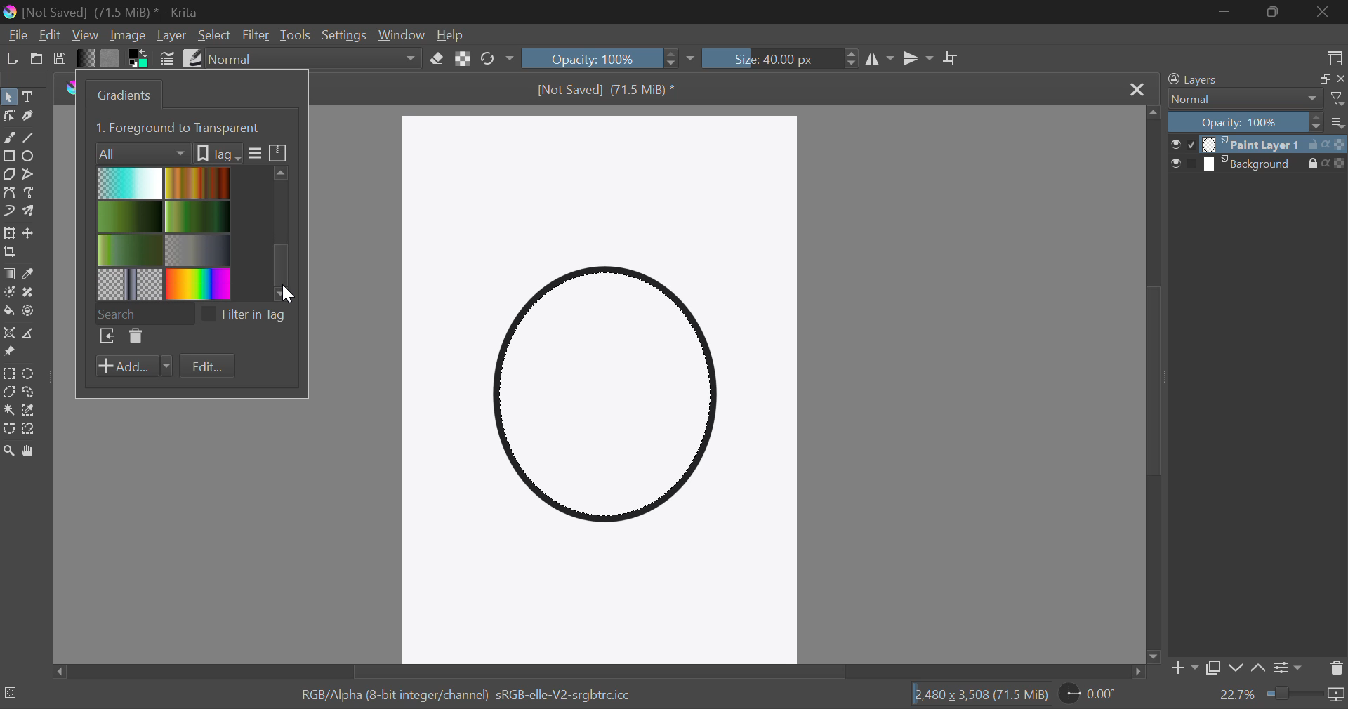 Image resolution: width=1348 pixels, height=709 pixels. Describe the element at coordinates (139, 60) in the screenshot. I see `Colors in use` at that location.